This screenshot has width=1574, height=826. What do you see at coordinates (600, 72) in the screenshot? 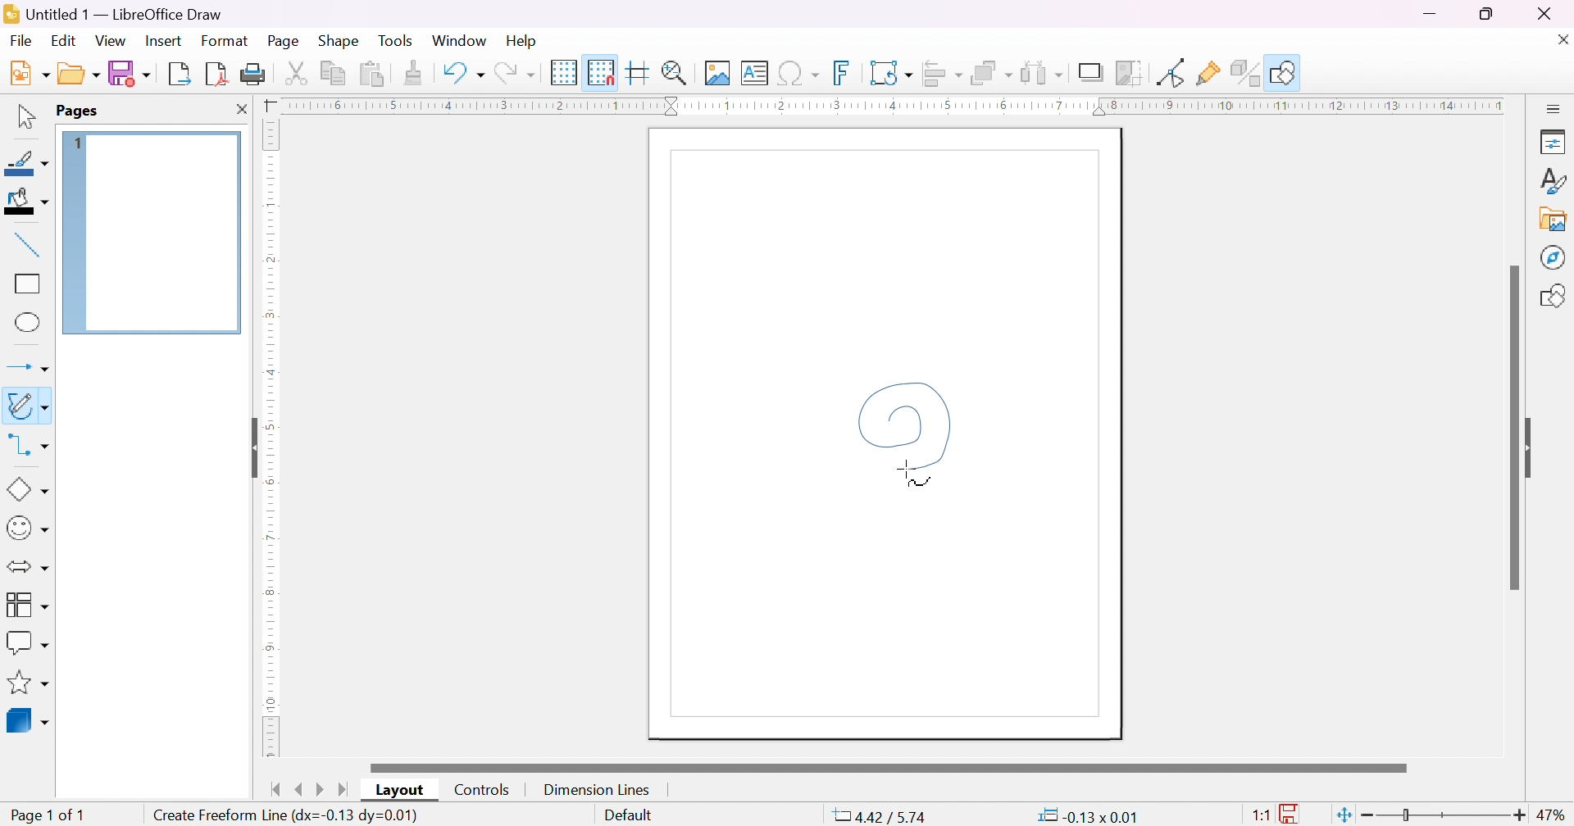
I see `snap to grid` at bounding box center [600, 72].